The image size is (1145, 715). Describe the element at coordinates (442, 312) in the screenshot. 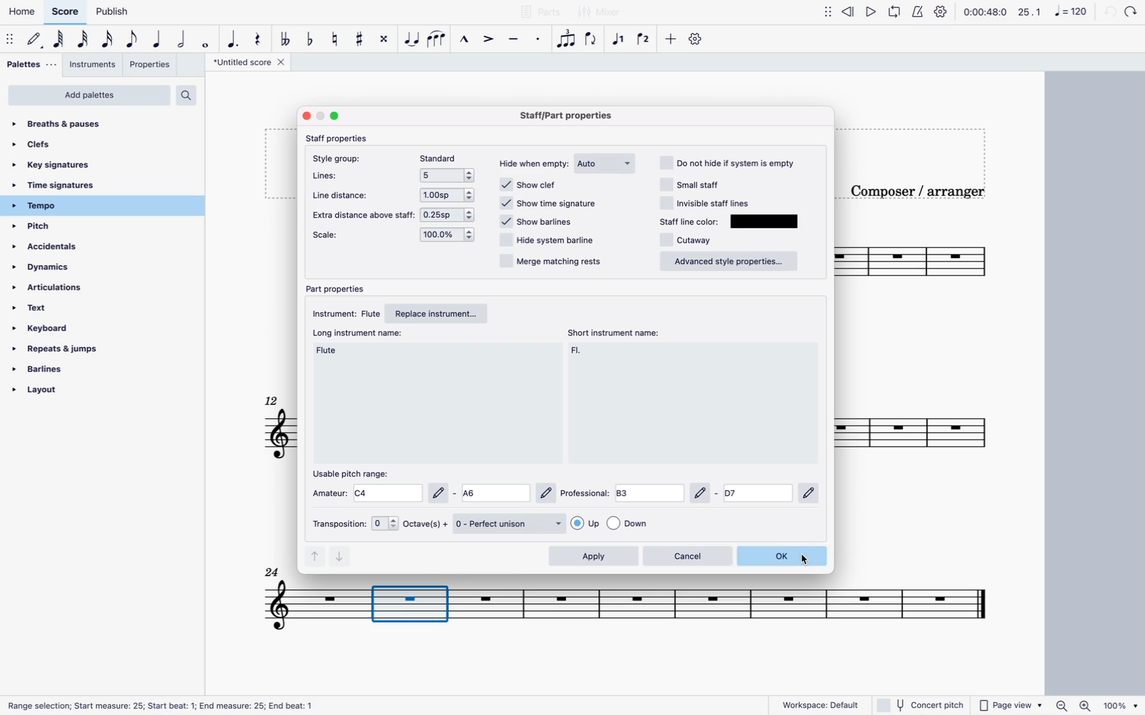

I see `replace instrument` at that location.